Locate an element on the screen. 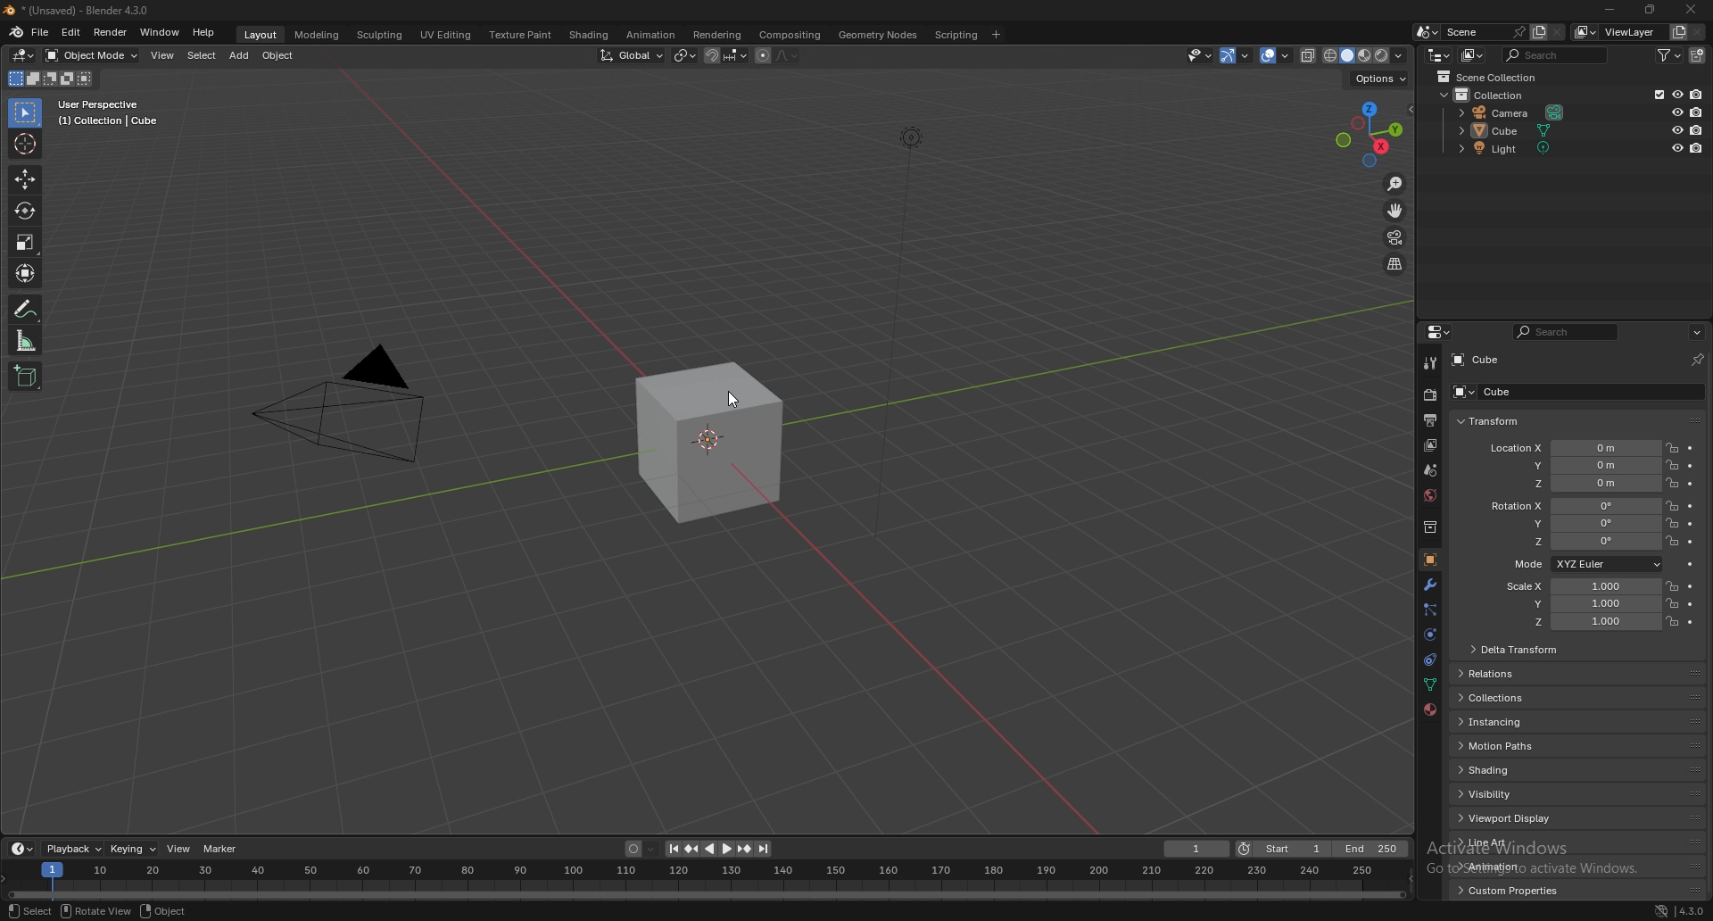 The image size is (1713, 921). world is located at coordinates (1429, 495).